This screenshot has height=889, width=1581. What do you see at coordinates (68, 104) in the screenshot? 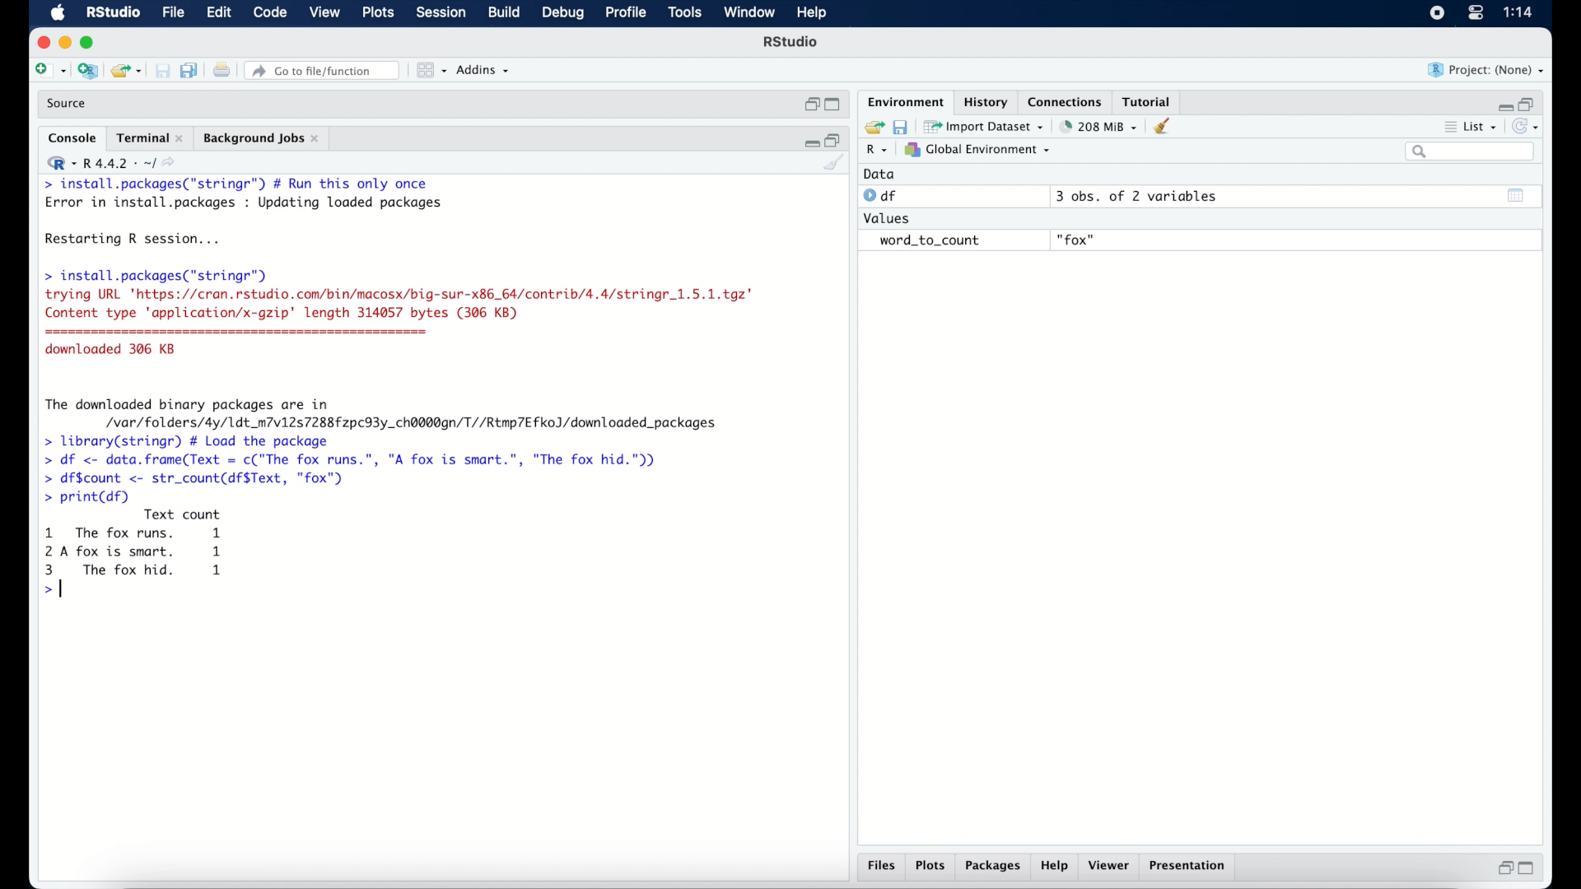
I see `source` at bounding box center [68, 104].